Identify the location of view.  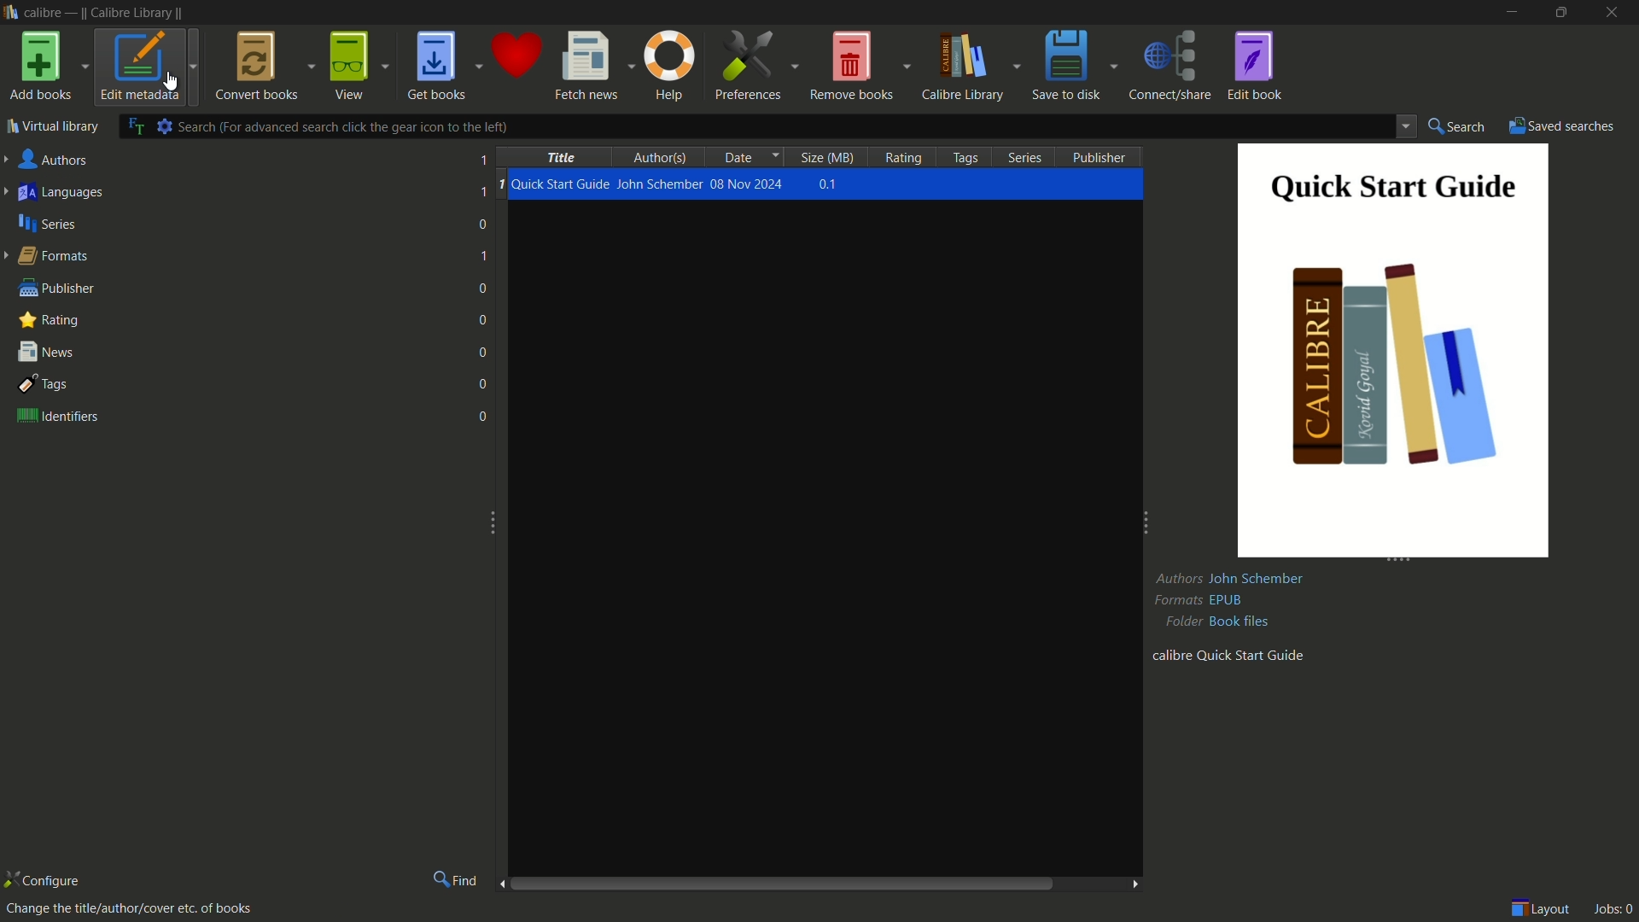
(359, 67).